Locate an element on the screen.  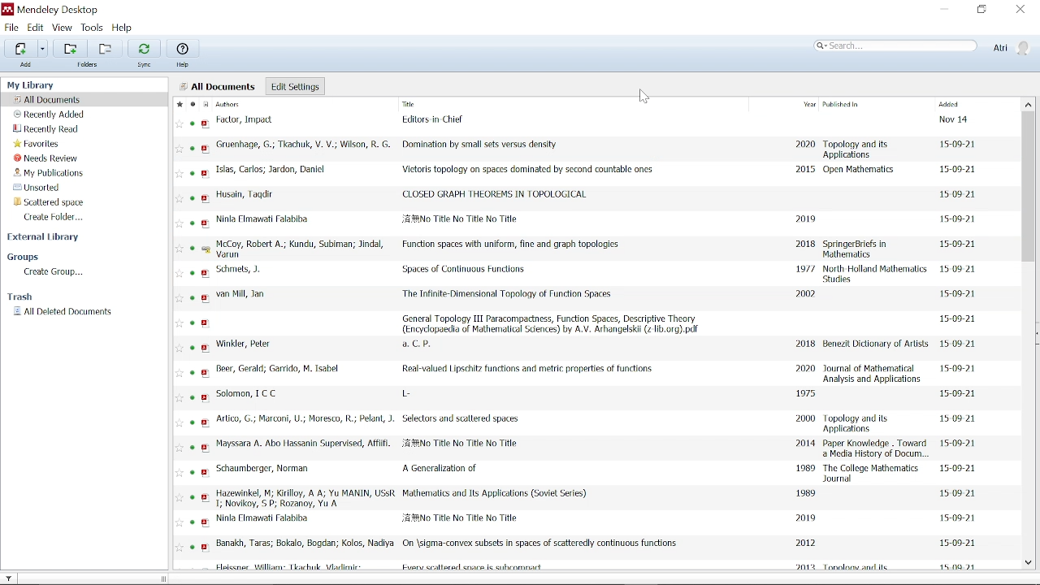
Add folders is located at coordinates (67, 49).